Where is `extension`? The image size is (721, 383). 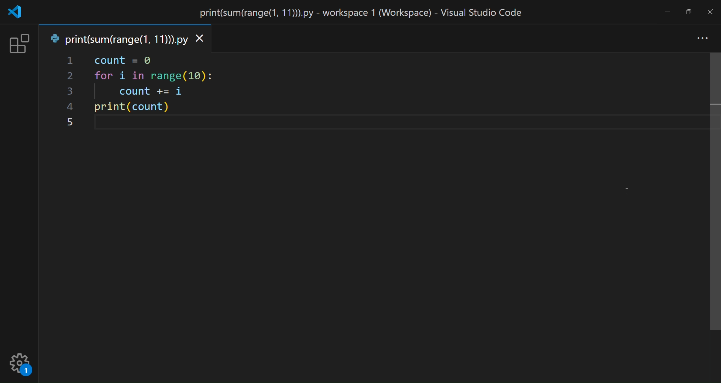
extension is located at coordinates (19, 44).